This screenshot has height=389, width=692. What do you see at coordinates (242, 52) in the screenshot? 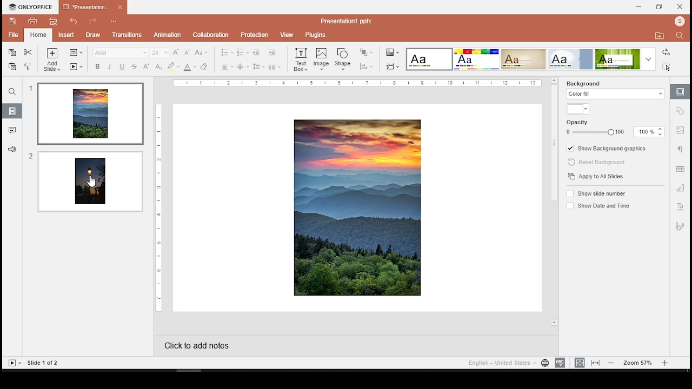
I see `numbering` at bounding box center [242, 52].